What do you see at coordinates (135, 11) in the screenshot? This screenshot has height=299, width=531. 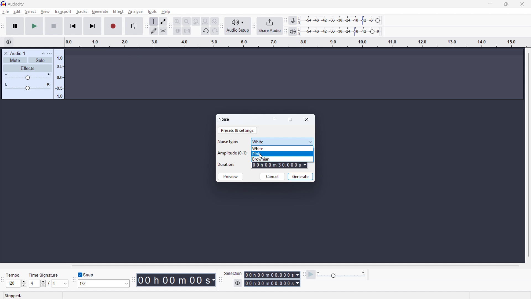 I see `analyze` at bounding box center [135, 11].